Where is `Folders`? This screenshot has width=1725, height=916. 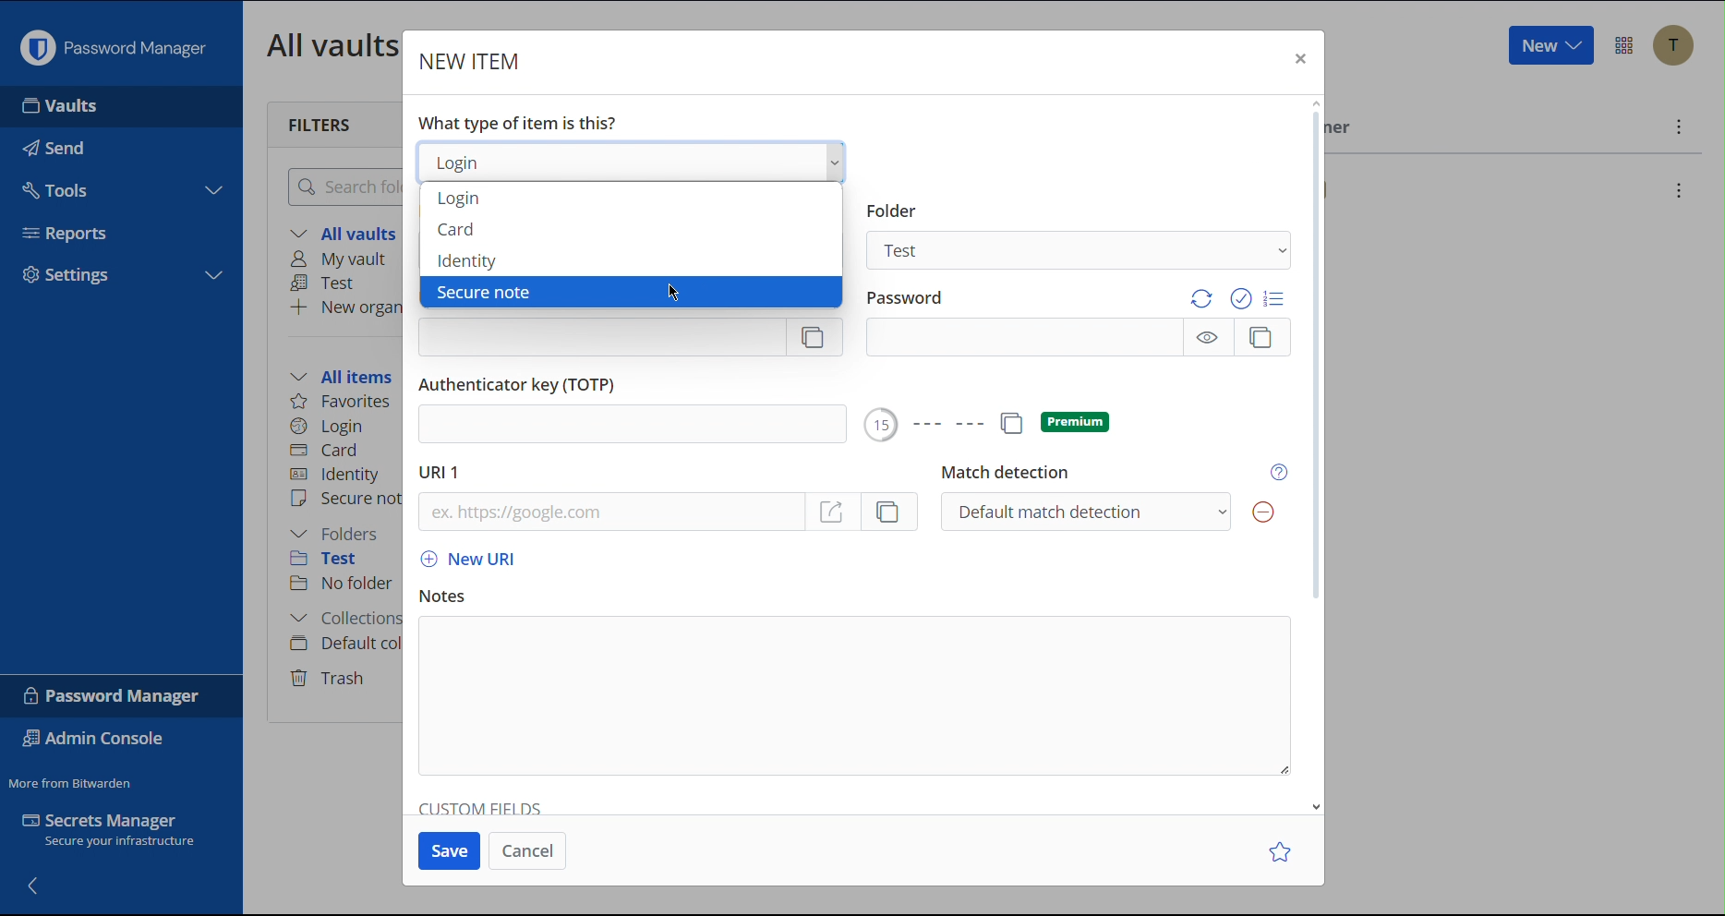 Folders is located at coordinates (339, 534).